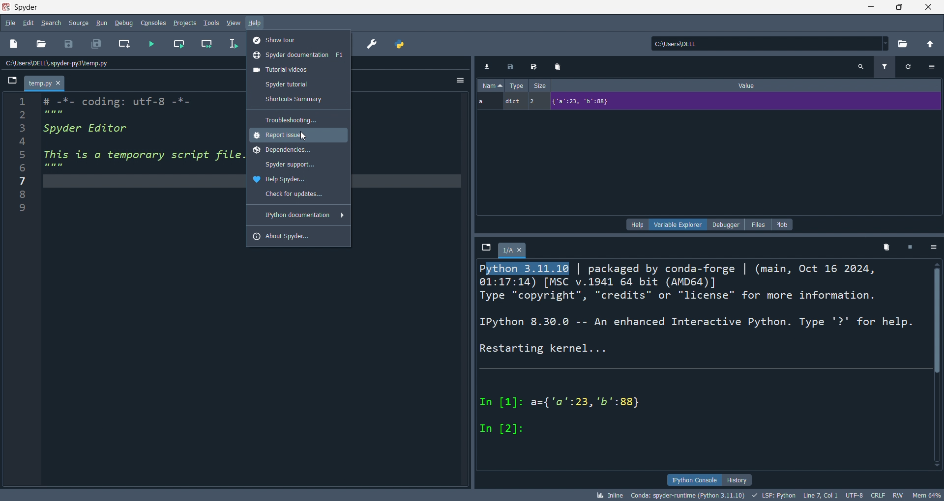 The image size is (944, 501). What do you see at coordinates (298, 215) in the screenshot?
I see `ipython documentation` at bounding box center [298, 215].